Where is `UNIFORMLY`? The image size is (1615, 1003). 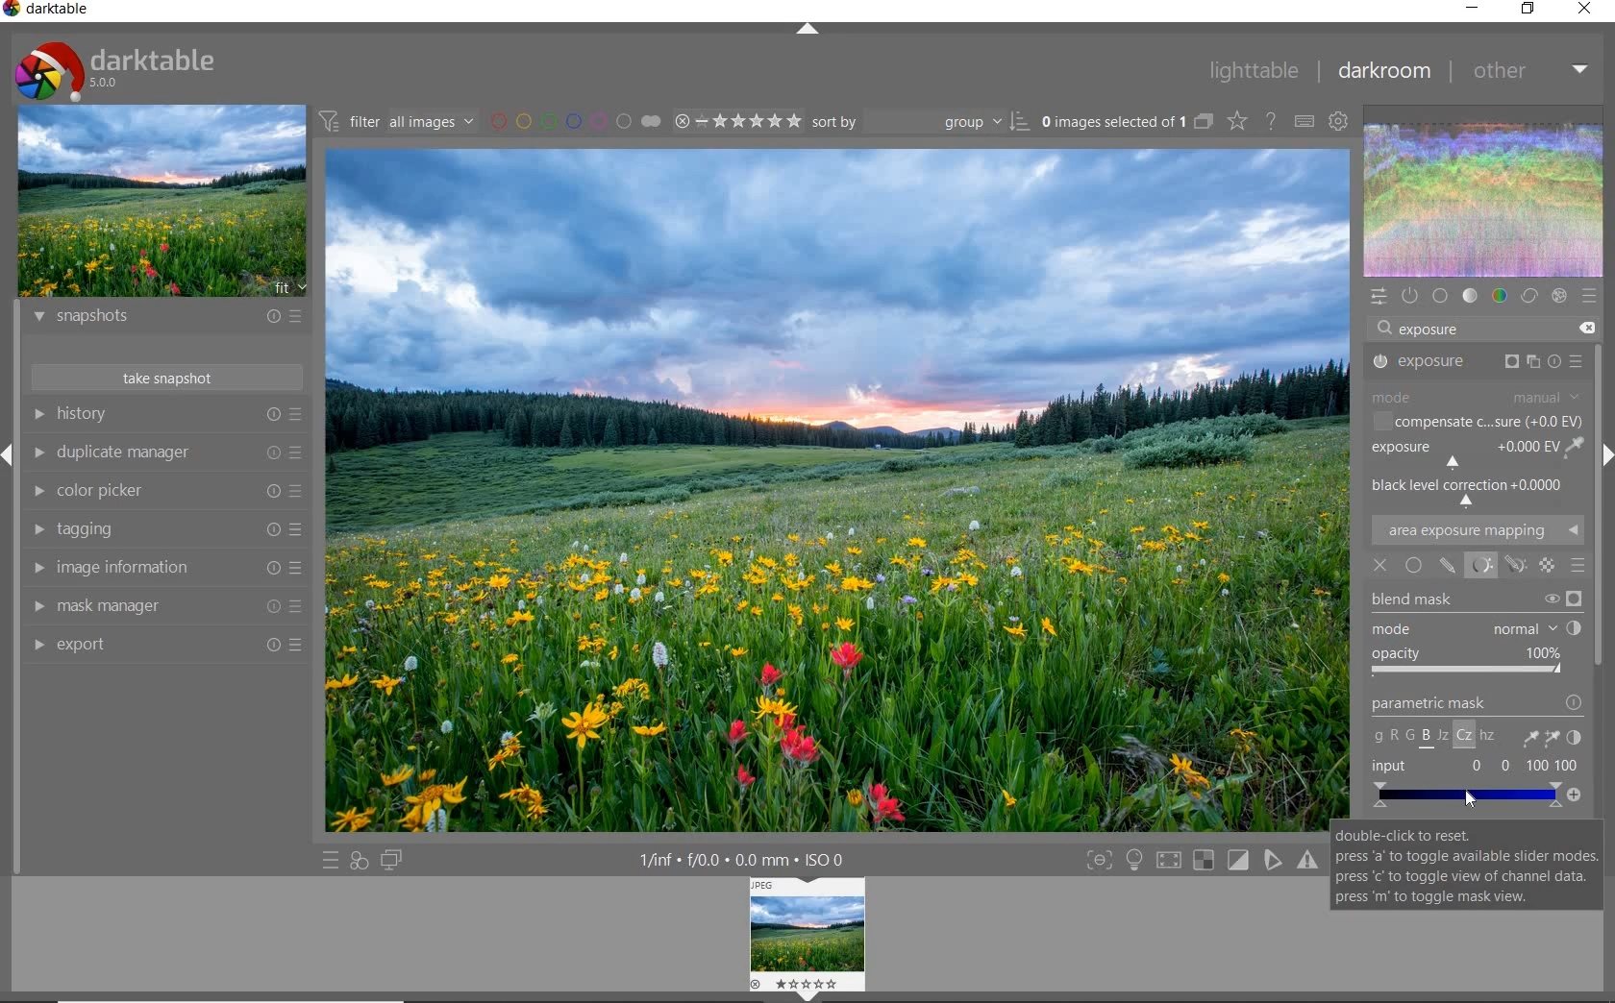 UNIFORMLY is located at coordinates (1414, 563).